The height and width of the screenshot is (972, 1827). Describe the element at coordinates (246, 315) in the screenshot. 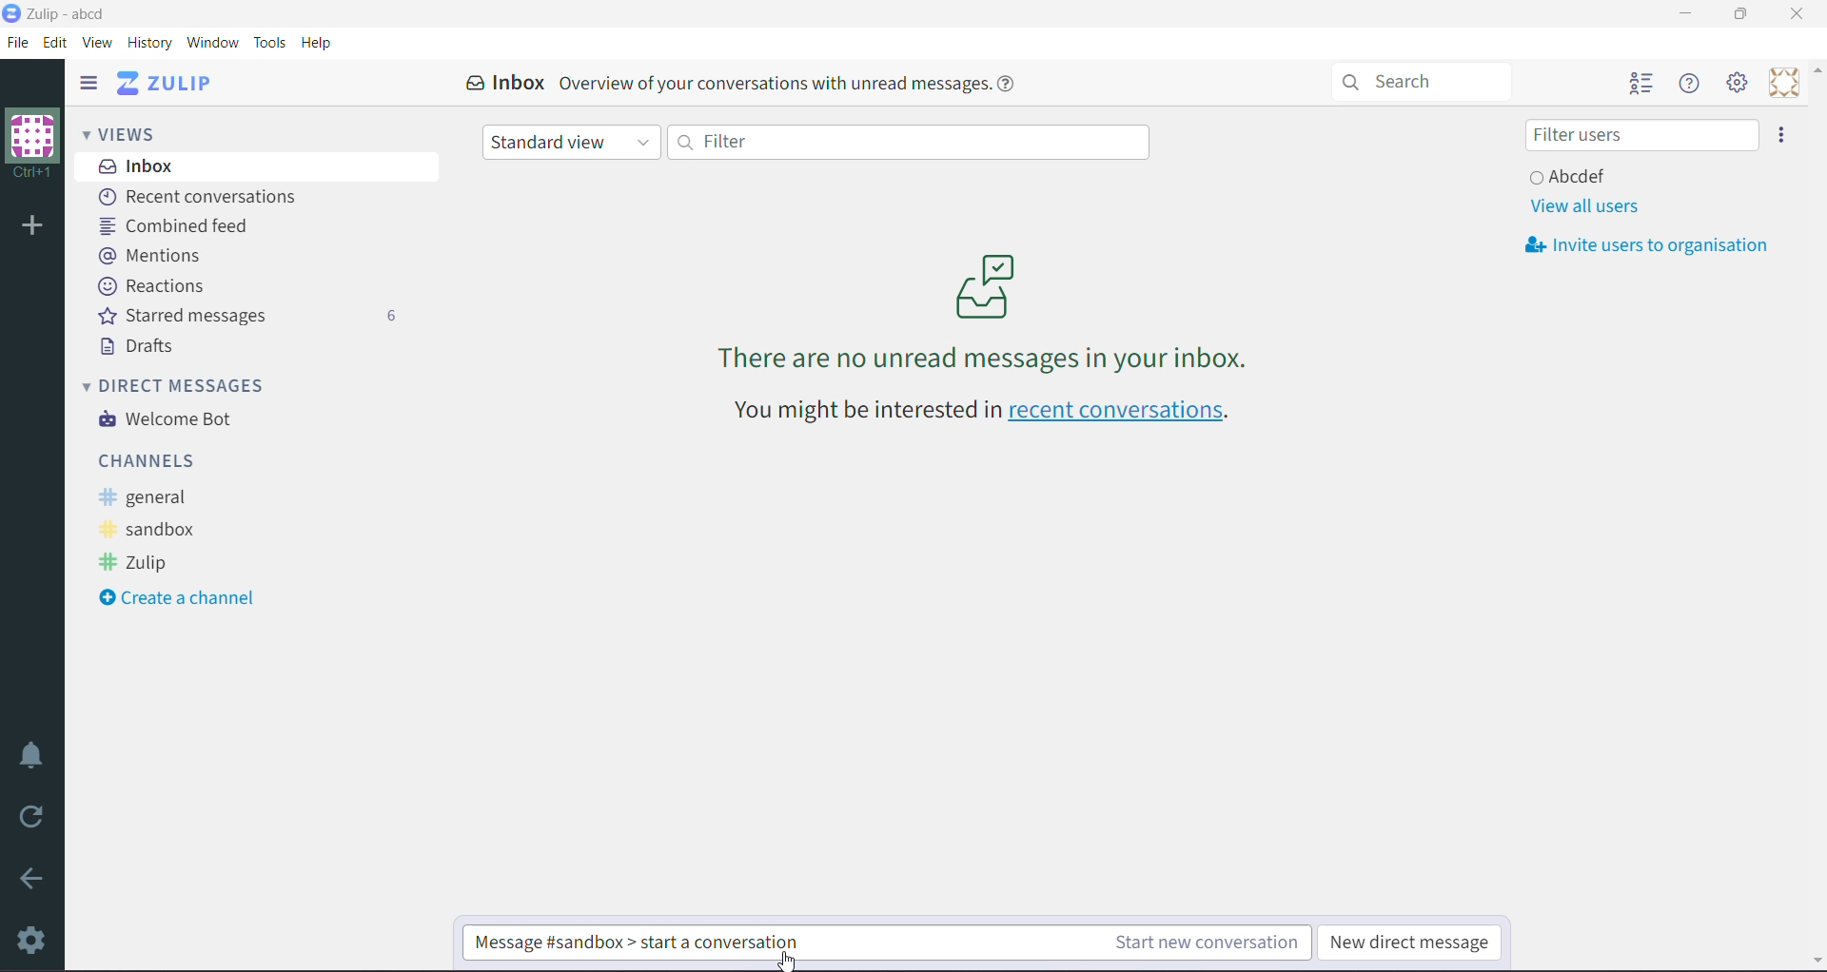

I see `Starred messages` at that location.